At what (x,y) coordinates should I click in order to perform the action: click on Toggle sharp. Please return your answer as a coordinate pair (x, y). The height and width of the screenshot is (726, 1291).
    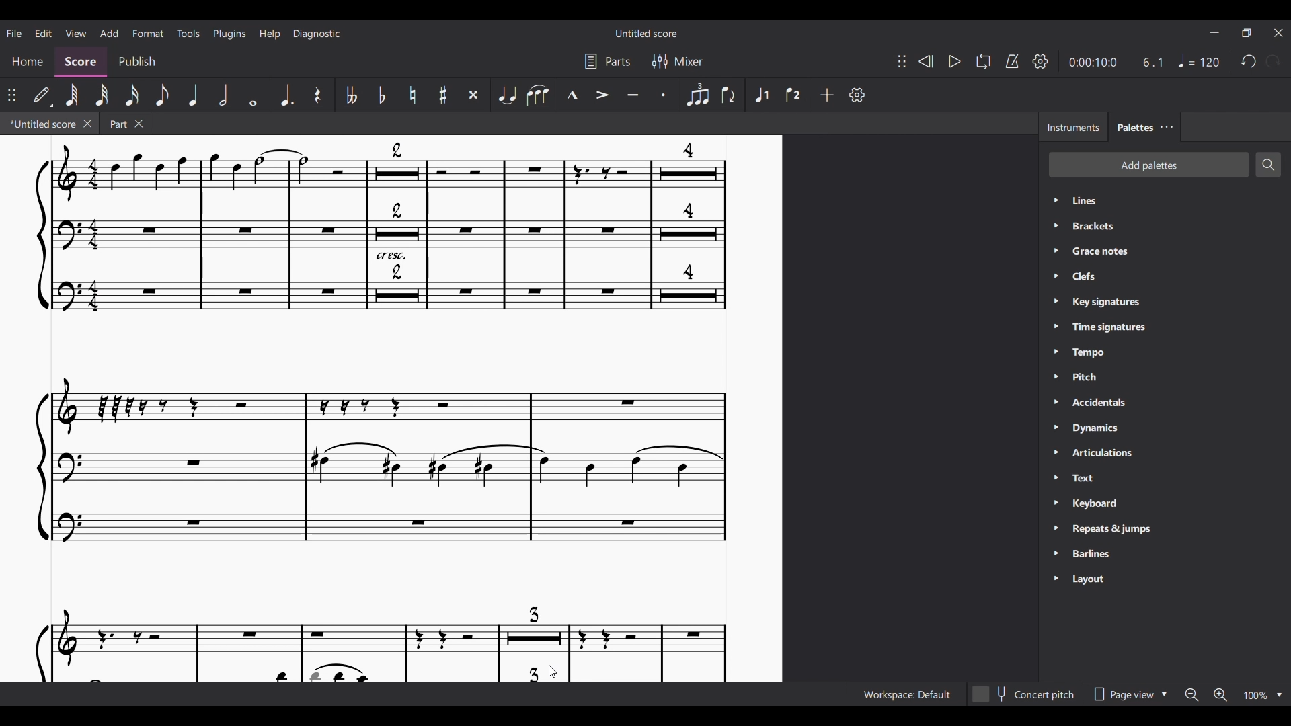
    Looking at the image, I should click on (444, 95).